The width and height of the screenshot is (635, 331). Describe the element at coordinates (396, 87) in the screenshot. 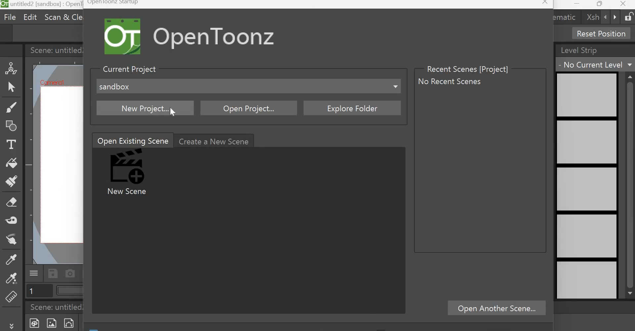

I see `Dropdown` at that location.